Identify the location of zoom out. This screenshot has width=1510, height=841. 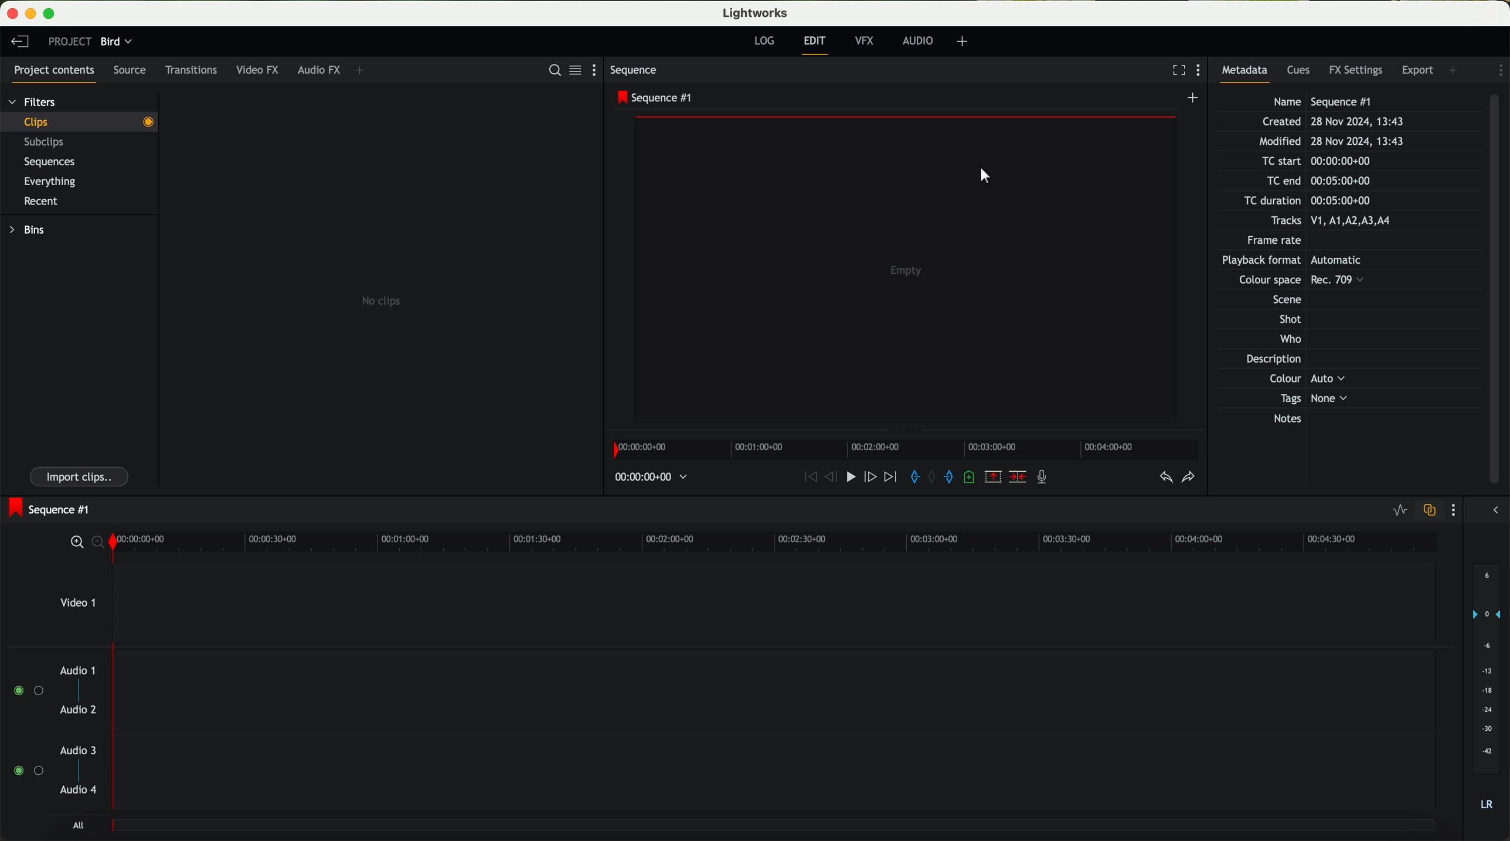
(97, 542).